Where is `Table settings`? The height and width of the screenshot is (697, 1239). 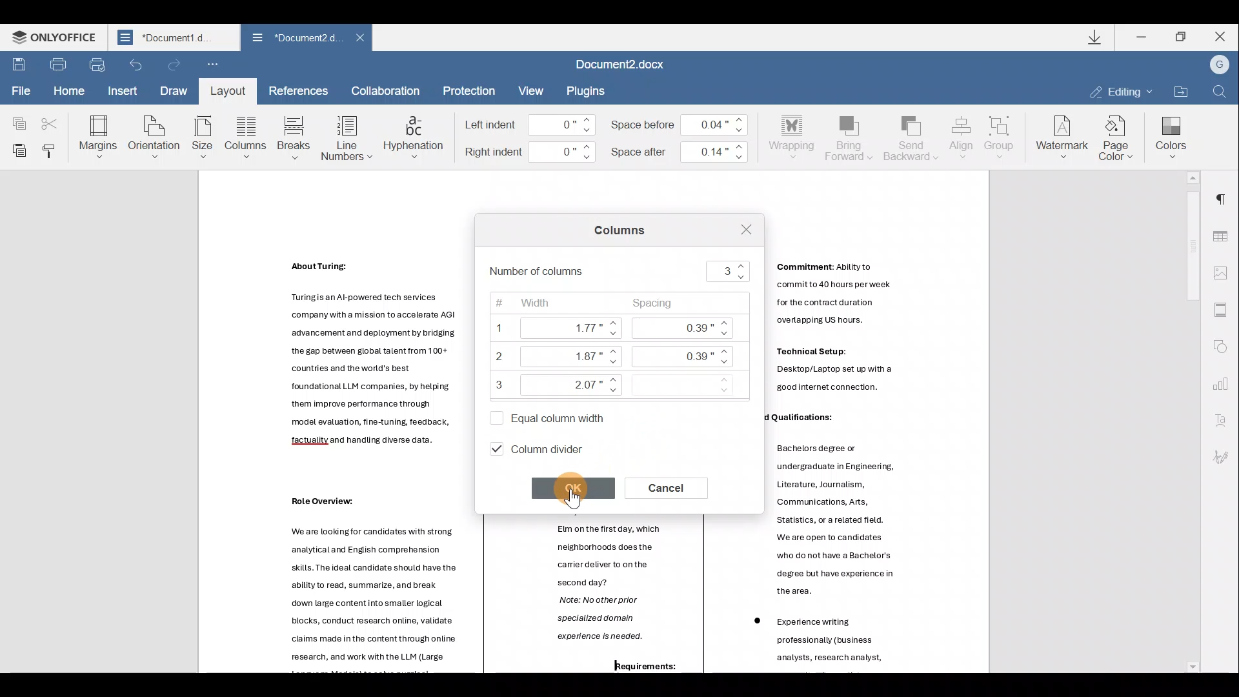
Table settings is located at coordinates (1225, 232).